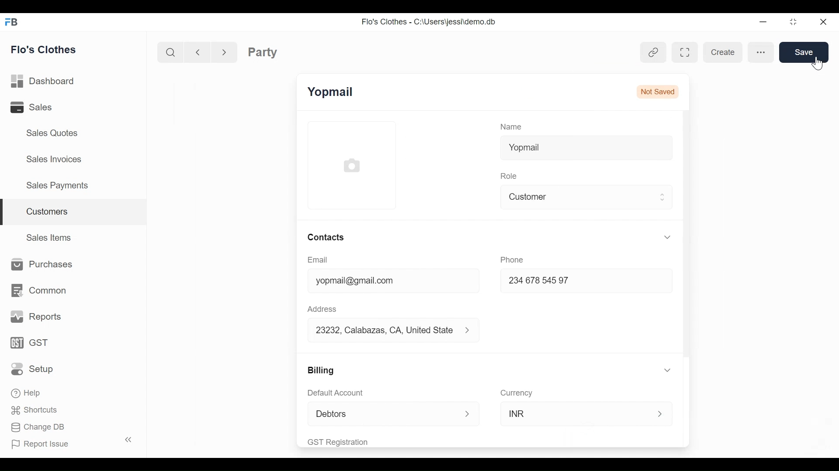  Describe the element at coordinates (53, 133) in the screenshot. I see `Sales Quotes` at that location.